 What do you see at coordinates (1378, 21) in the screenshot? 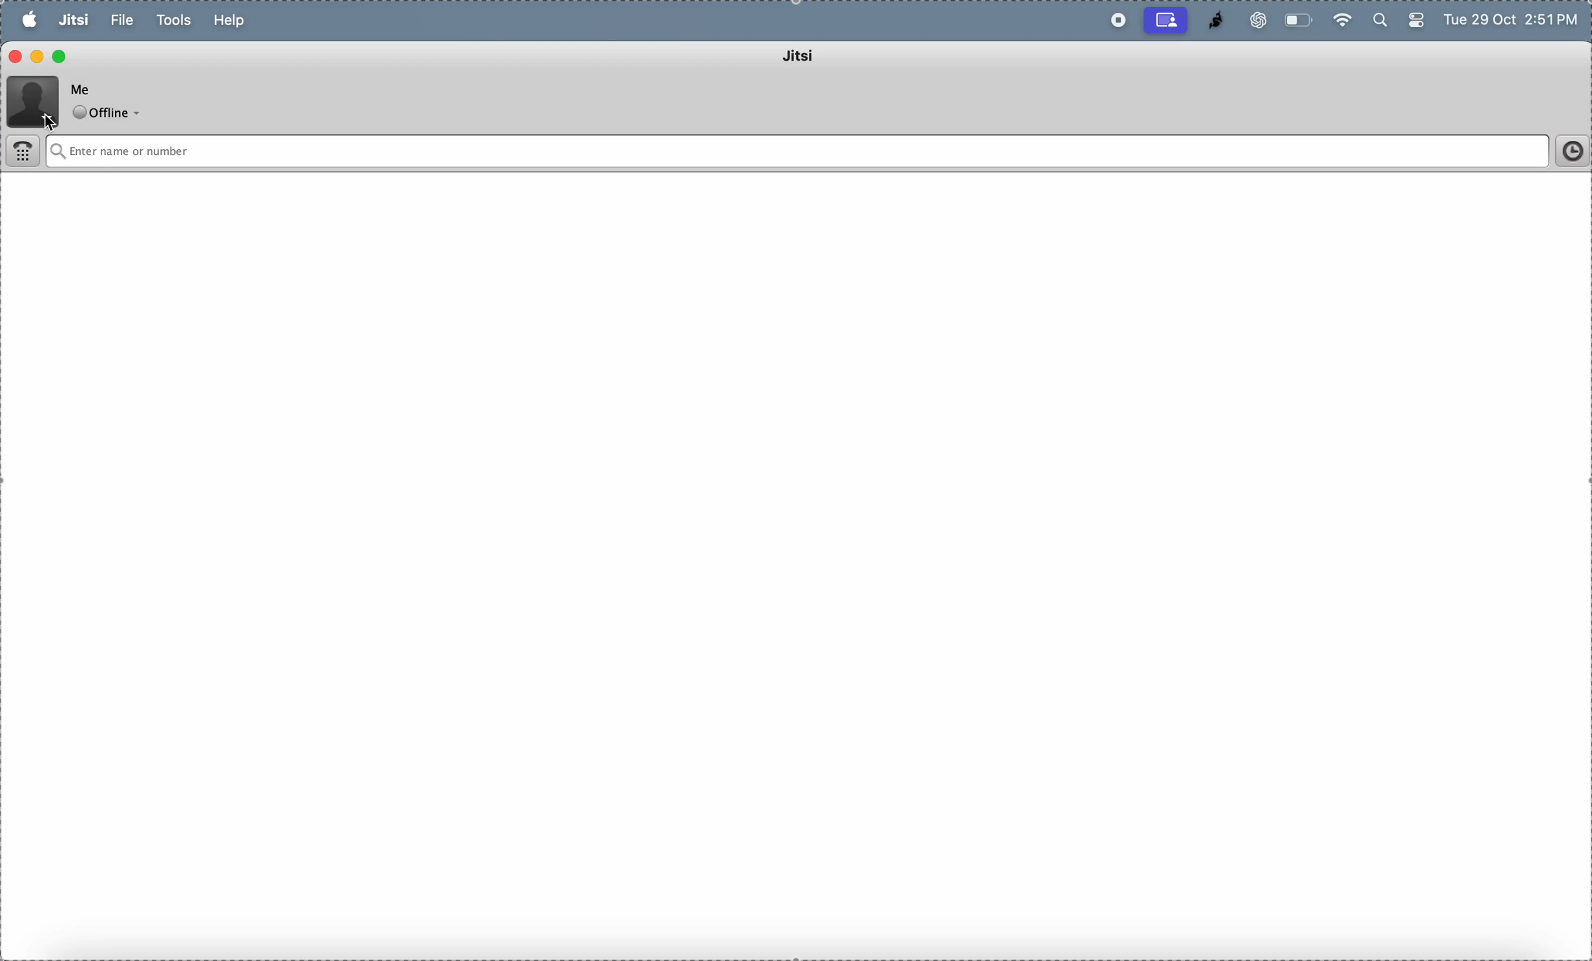
I see `search` at bounding box center [1378, 21].